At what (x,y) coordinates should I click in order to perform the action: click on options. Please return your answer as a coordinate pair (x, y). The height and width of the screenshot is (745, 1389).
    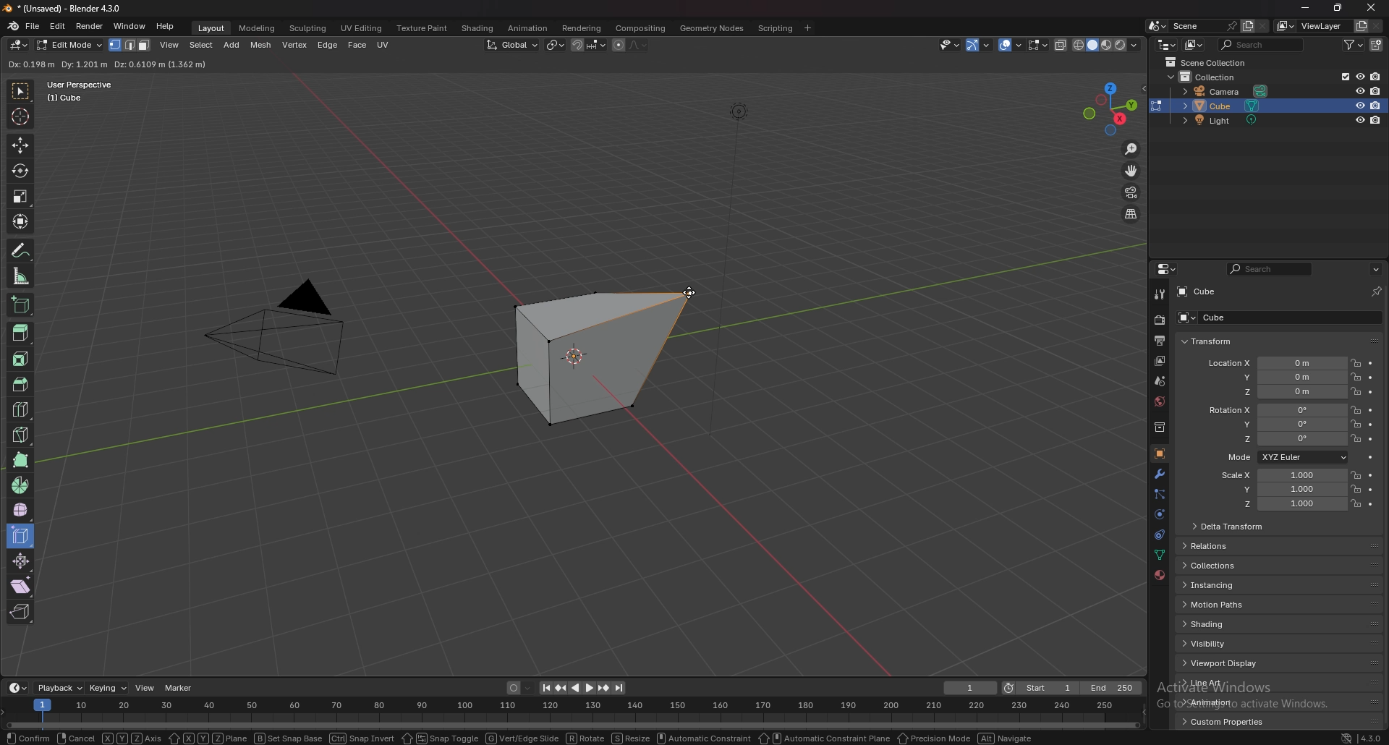
    Looking at the image, I should click on (1376, 268).